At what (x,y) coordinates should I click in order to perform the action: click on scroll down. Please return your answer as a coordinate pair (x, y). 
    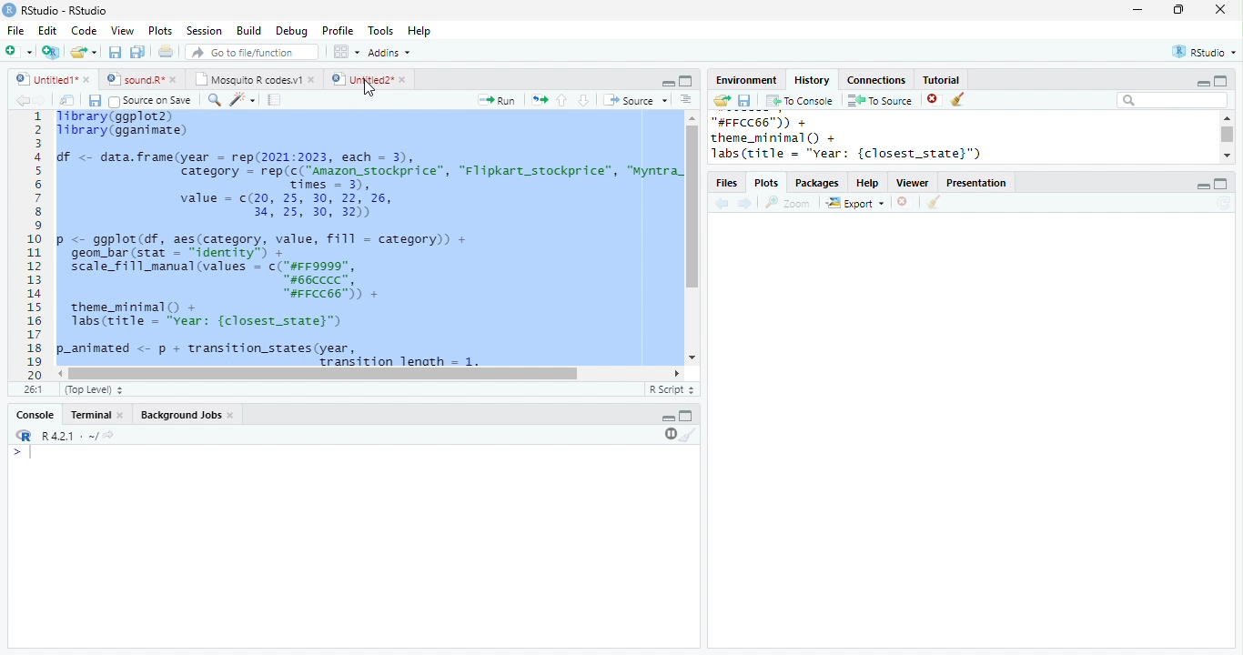
    Looking at the image, I should click on (1226, 156).